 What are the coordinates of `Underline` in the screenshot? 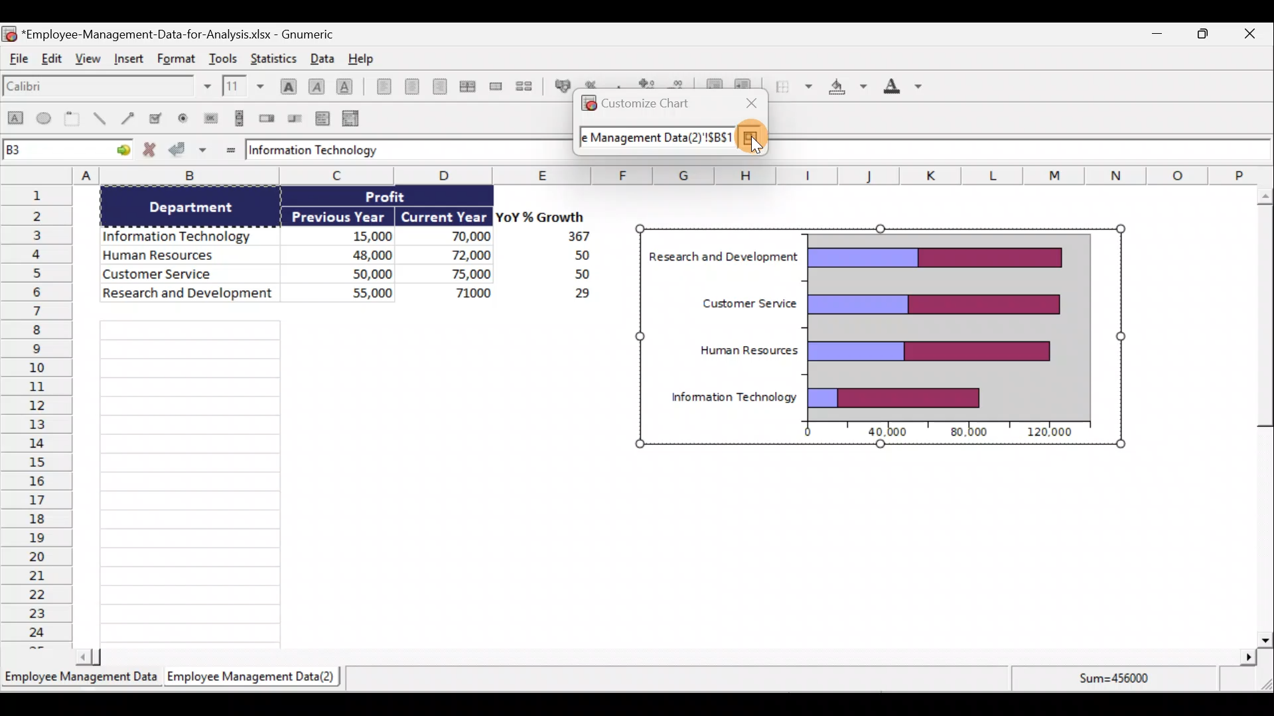 It's located at (345, 84).